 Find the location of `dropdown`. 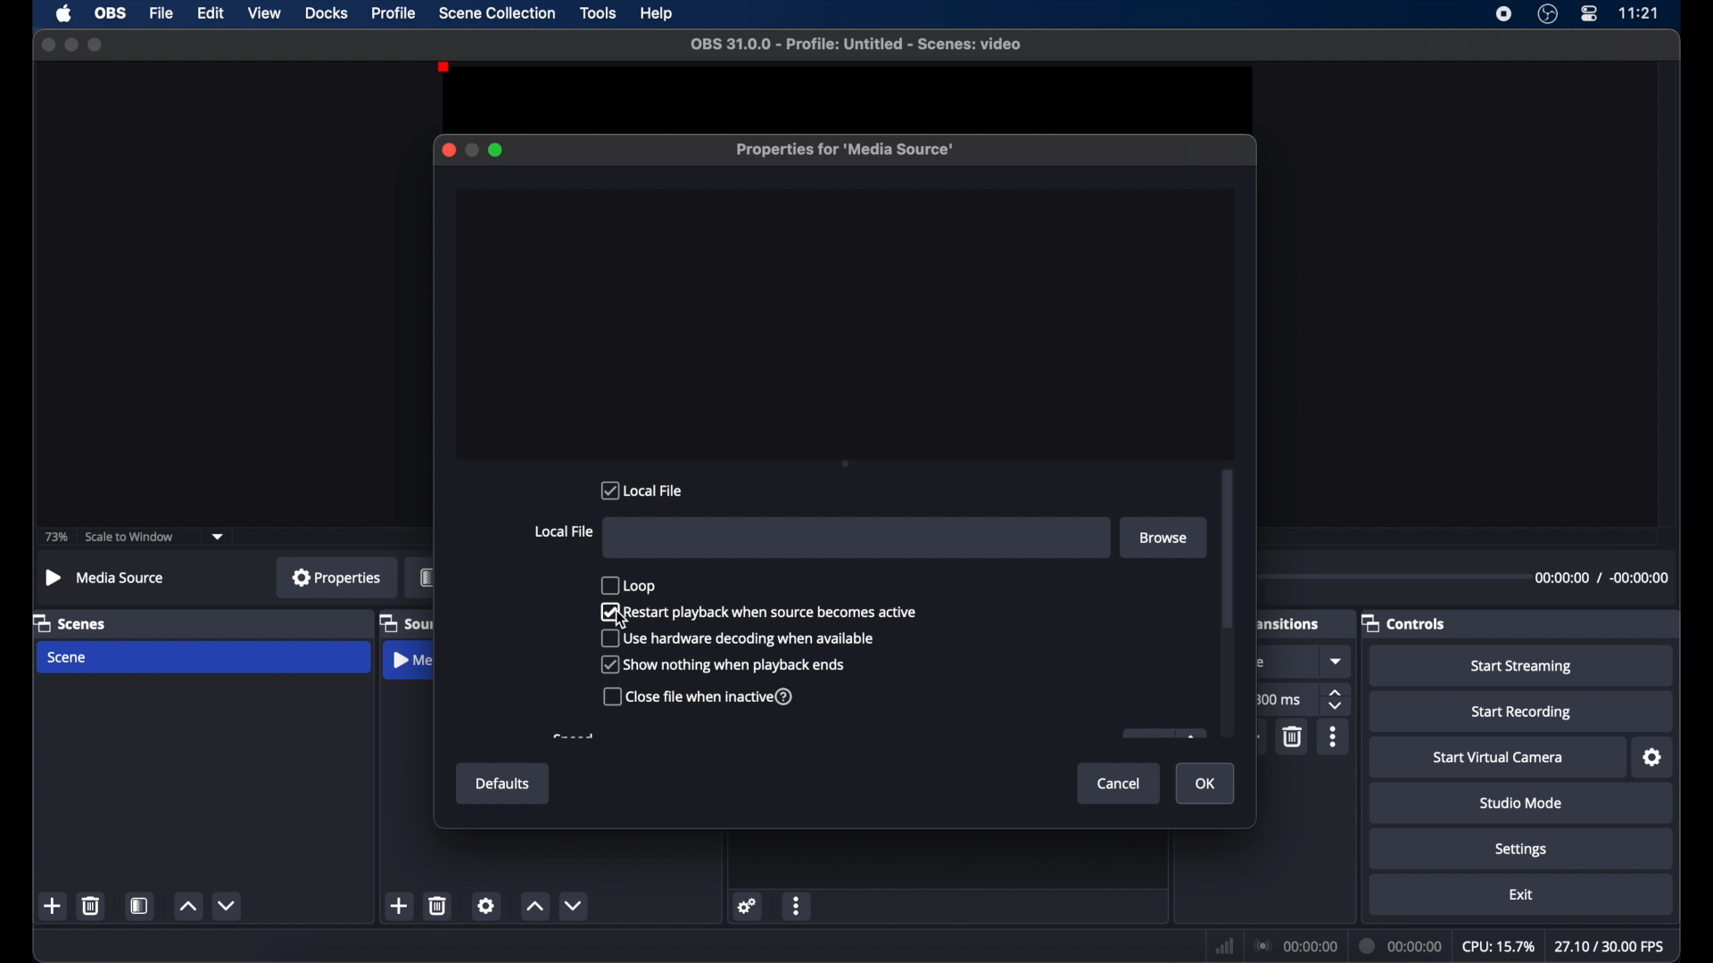

dropdown is located at coordinates (218, 537).